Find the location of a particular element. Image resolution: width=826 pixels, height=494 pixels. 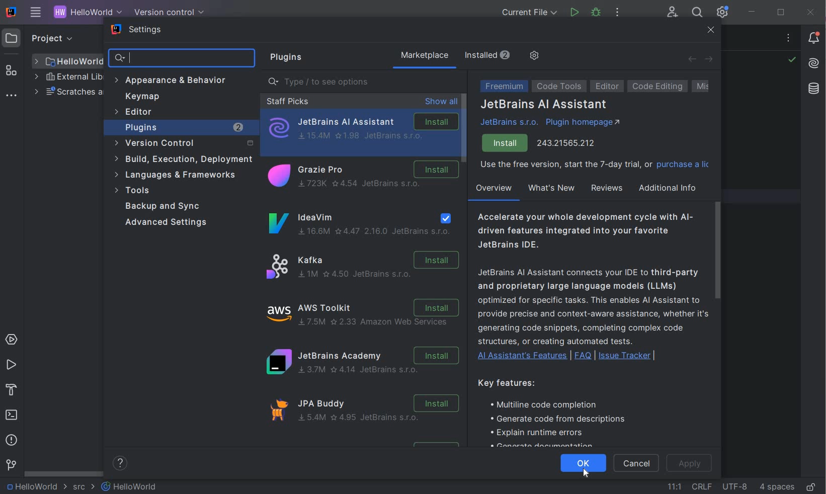

marketplace is located at coordinates (424, 56).